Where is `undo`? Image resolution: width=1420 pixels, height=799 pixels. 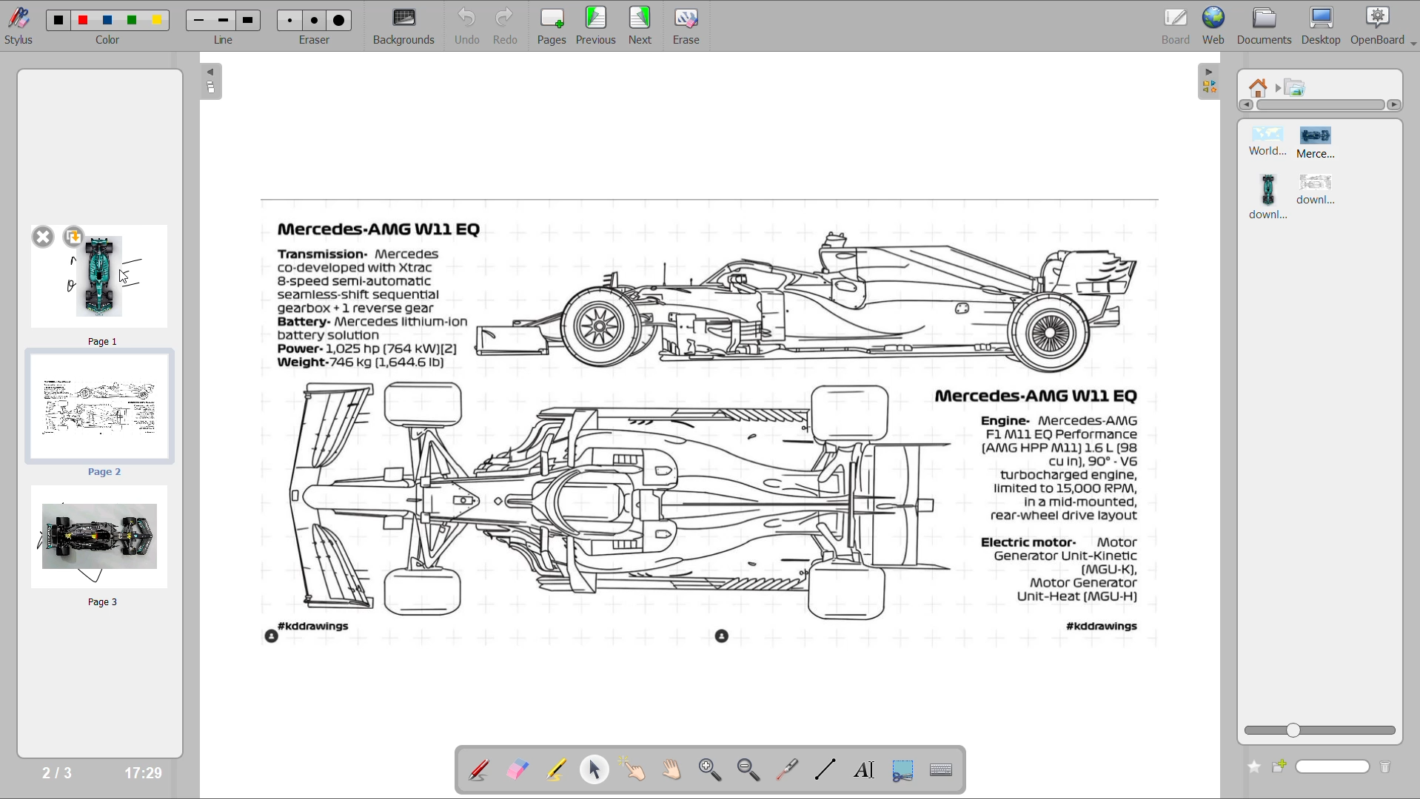 undo is located at coordinates (463, 26).